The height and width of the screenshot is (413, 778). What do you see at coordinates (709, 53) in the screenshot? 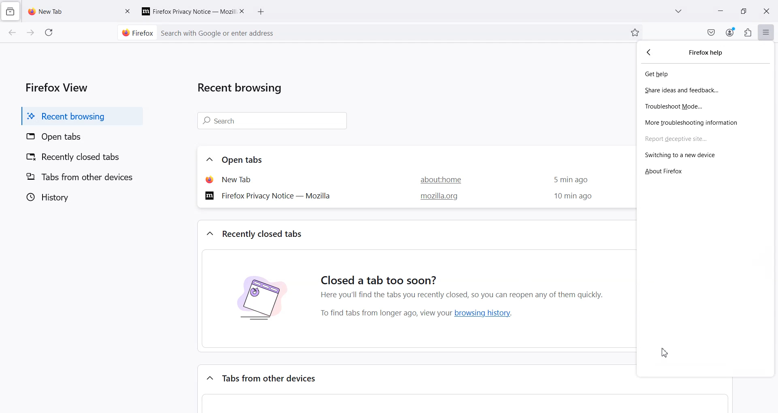
I see `Firefox help` at bounding box center [709, 53].